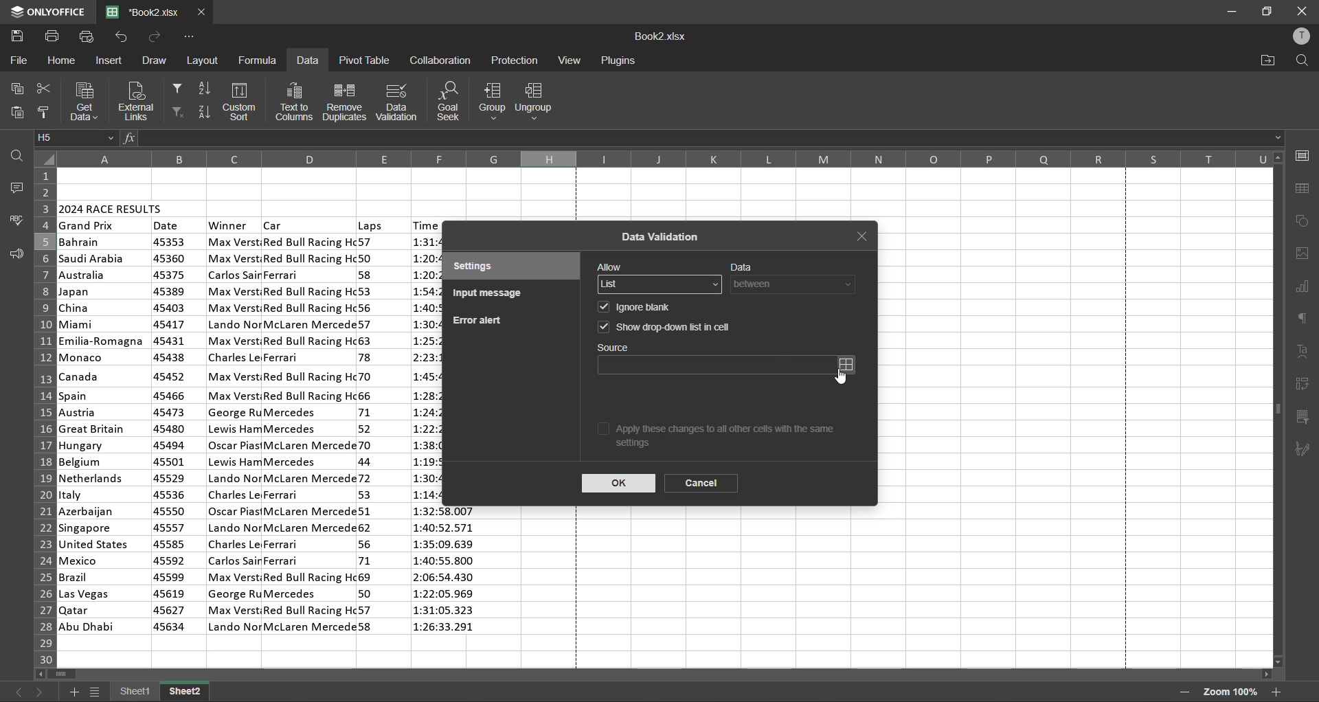 The image size is (1319, 702). Describe the element at coordinates (74, 692) in the screenshot. I see `add sheet` at that location.